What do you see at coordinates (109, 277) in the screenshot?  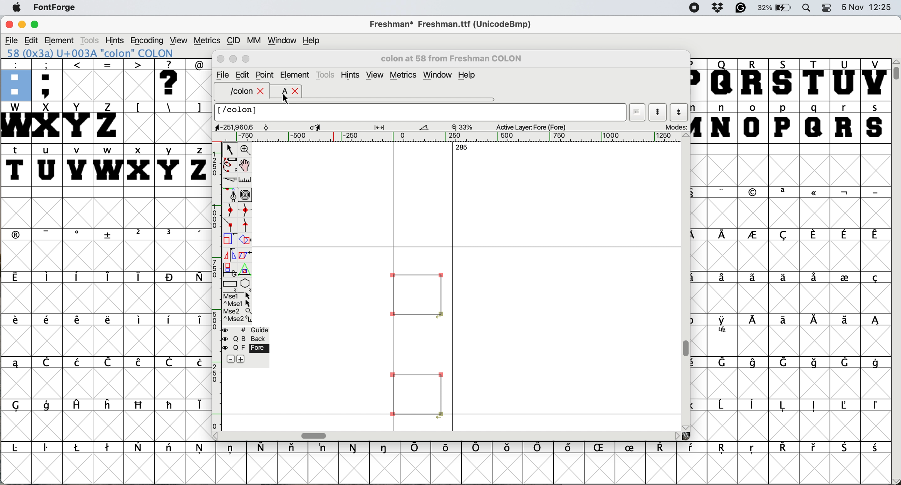 I see `symbol` at bounding box center [109, 277].